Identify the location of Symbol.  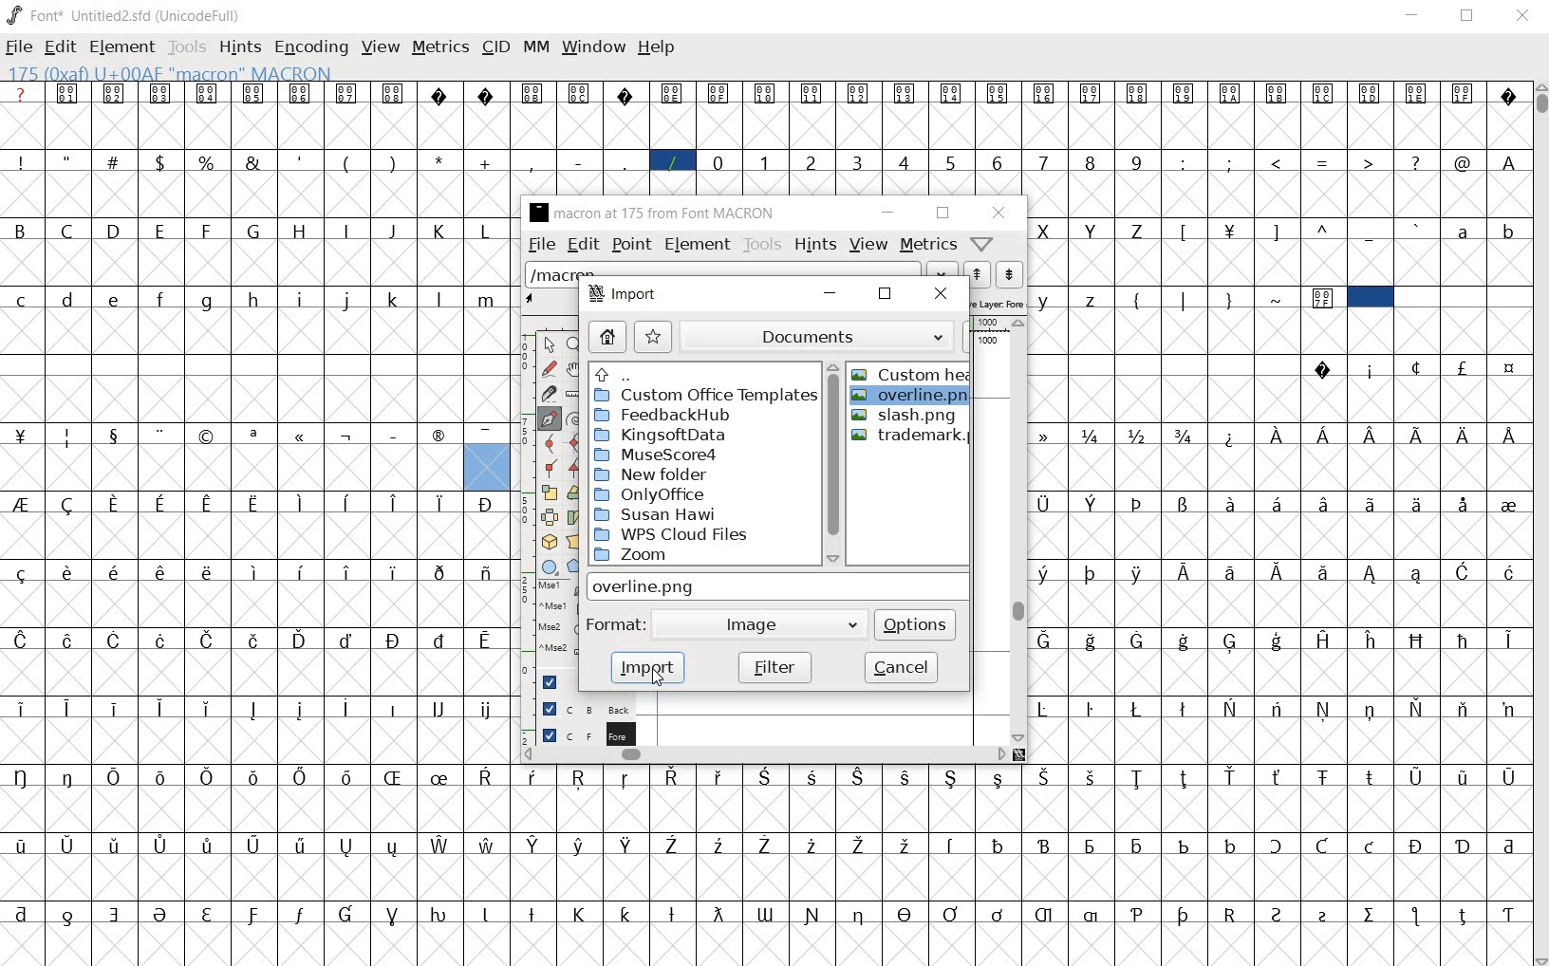
(162, 913).